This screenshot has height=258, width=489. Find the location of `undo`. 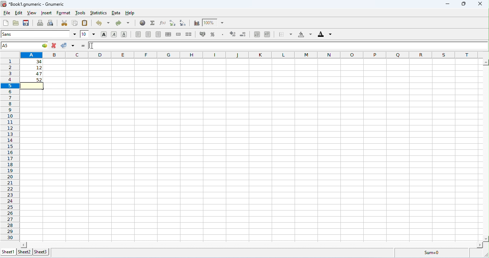

undo is located at coordinates (103, 23).